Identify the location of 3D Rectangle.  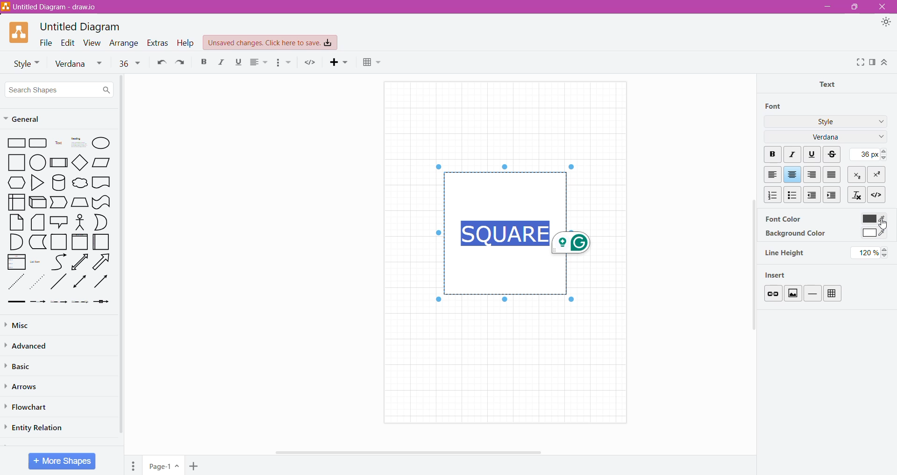
(37, 202).